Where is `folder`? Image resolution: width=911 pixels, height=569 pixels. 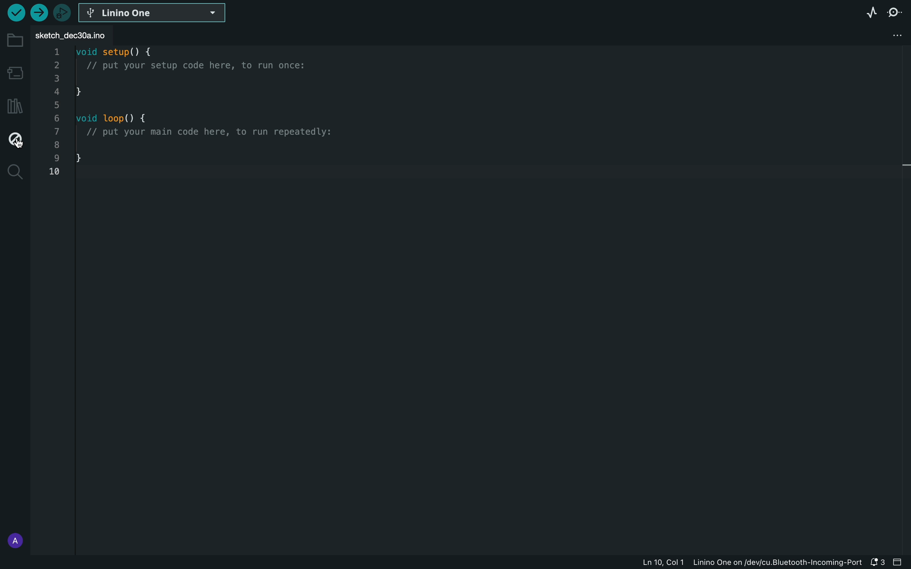 folder is located at coordinates (13, 41).